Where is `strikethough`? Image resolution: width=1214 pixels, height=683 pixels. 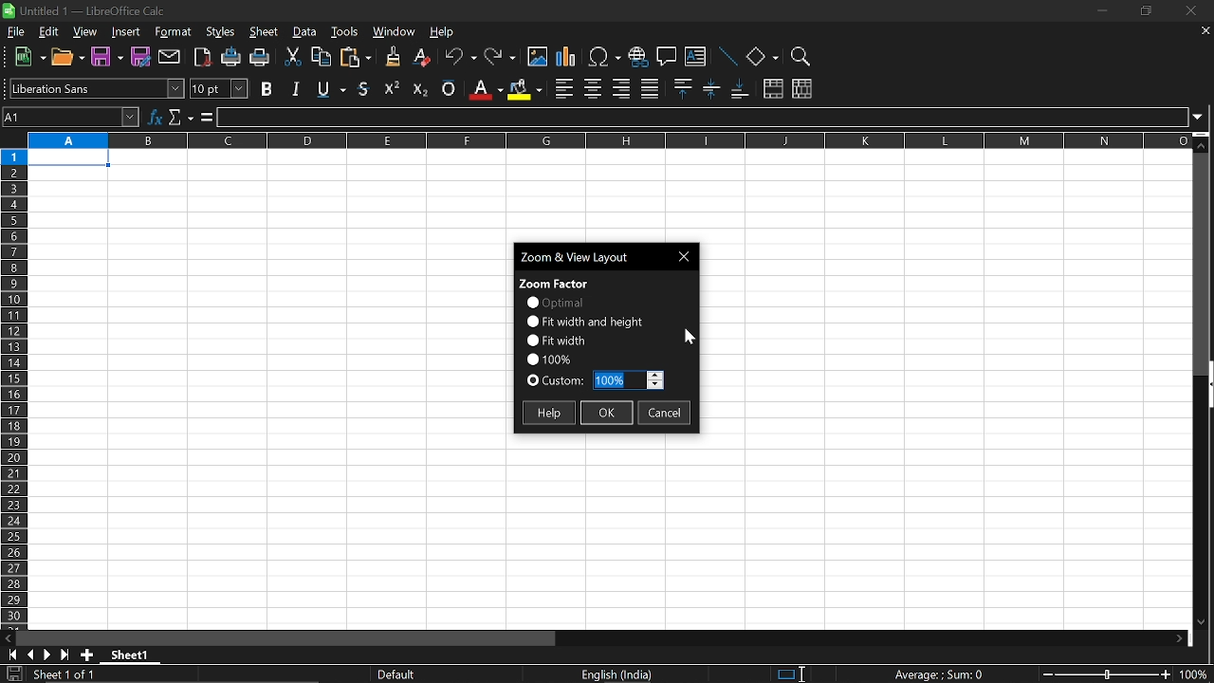 strikethough is located at coordinates (332, 87).